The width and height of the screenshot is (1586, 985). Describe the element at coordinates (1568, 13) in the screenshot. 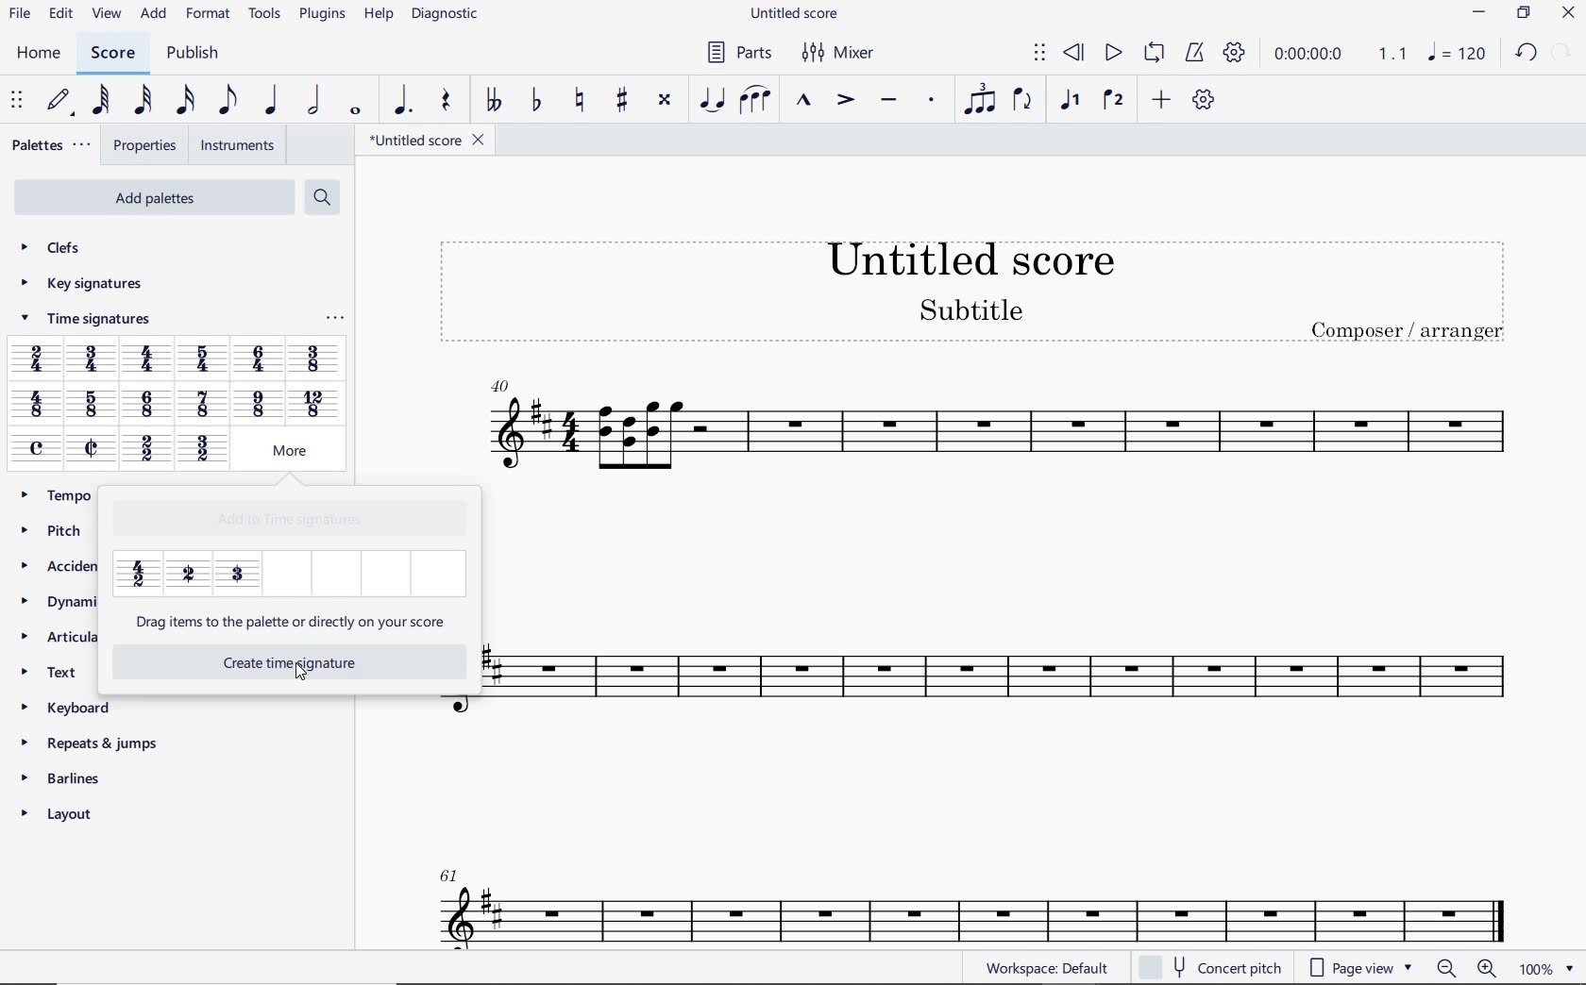

I see `CLOSE` at that location.